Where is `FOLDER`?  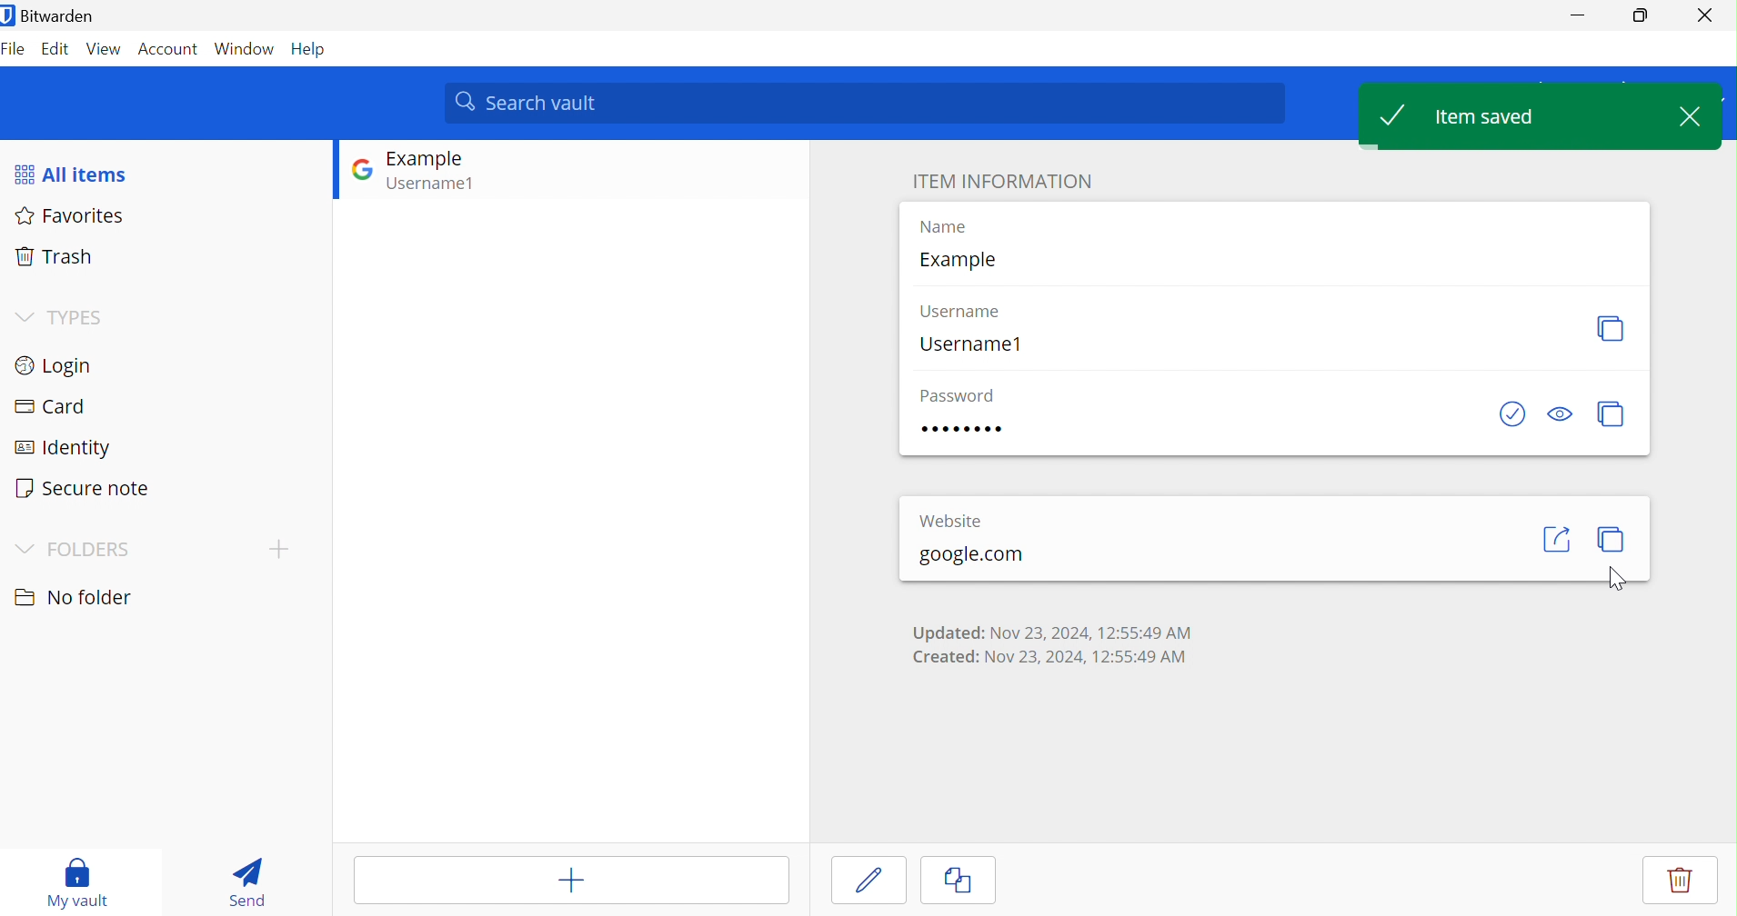 FOLDER is located at coordinates (90, 548).